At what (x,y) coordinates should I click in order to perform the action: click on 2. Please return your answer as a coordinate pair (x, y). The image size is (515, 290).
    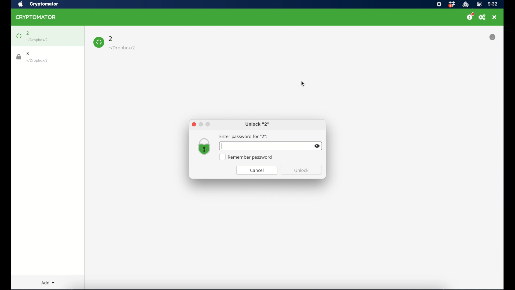
    Looking at the image, I should click on (28, 33).